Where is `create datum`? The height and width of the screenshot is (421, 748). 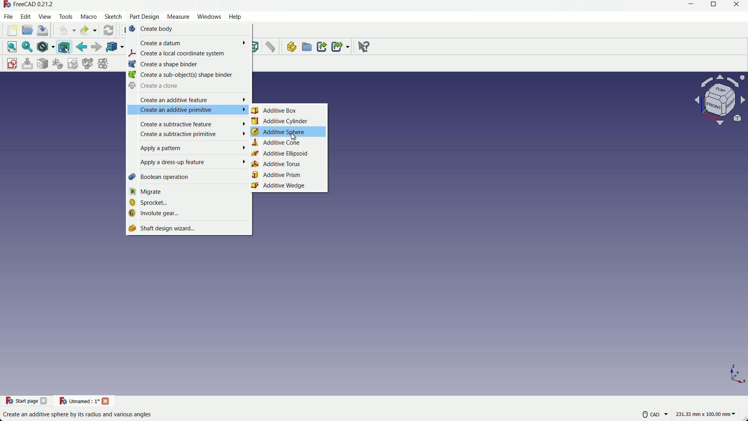 create datum is located at coordinates (188, 43).